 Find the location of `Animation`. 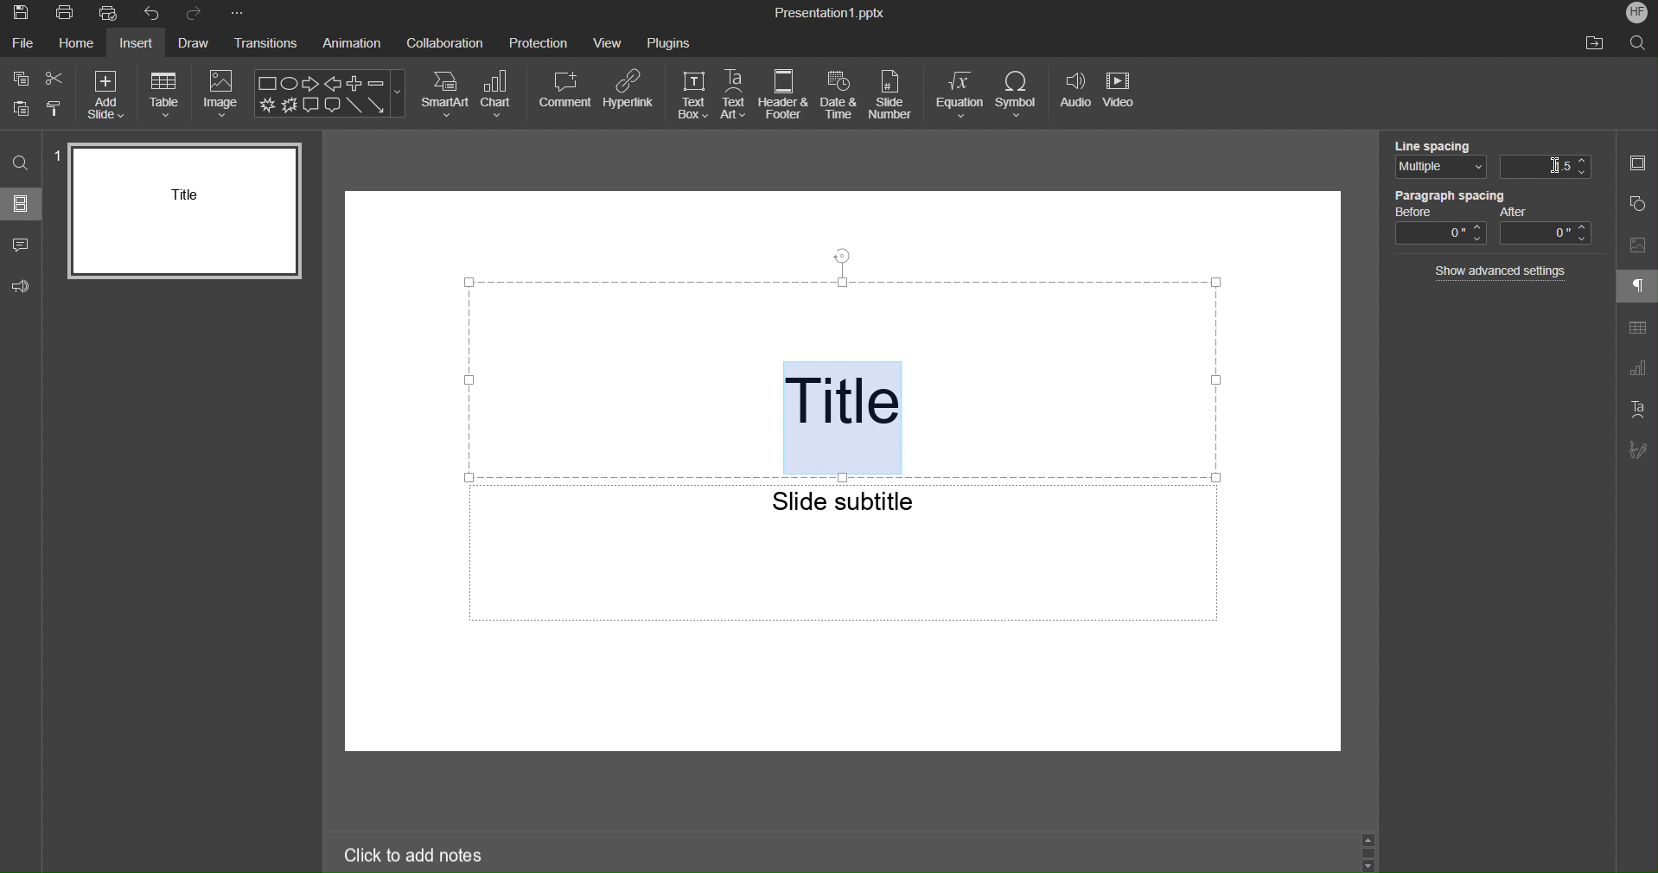

Animation is located at coordinates (351, 45).